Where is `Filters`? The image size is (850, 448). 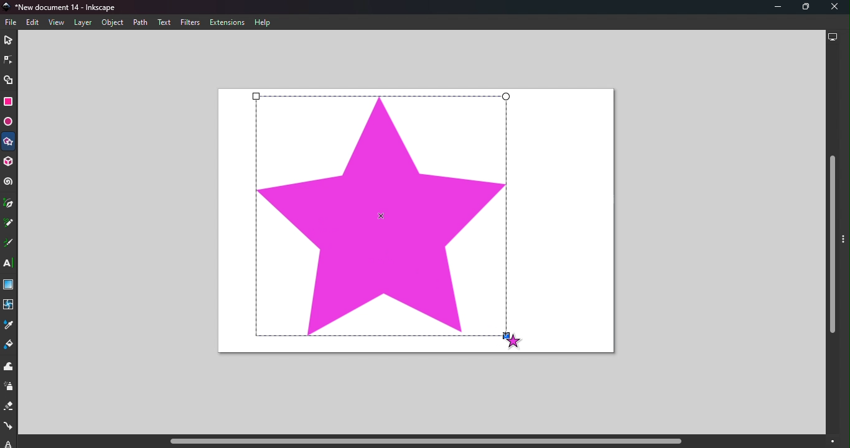 Filters is located at coordinates (190, 22).